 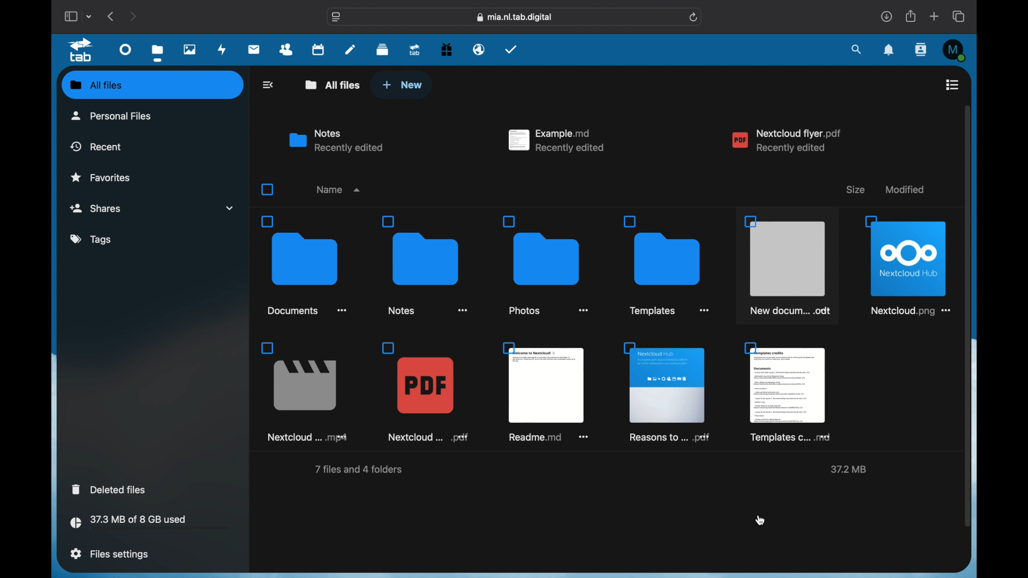 What do you see at coordinates (909, 264) in the screenshot?
I see `file` at bounding box center [909, 264].